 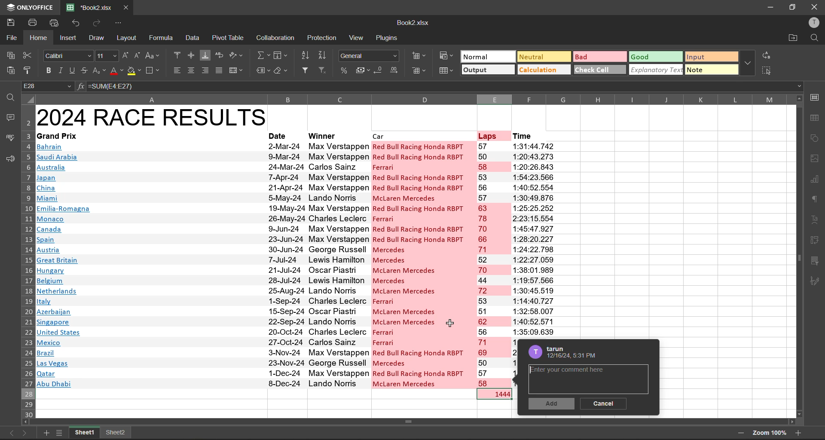 I want to click on align middle, so click(x=190, y=55).